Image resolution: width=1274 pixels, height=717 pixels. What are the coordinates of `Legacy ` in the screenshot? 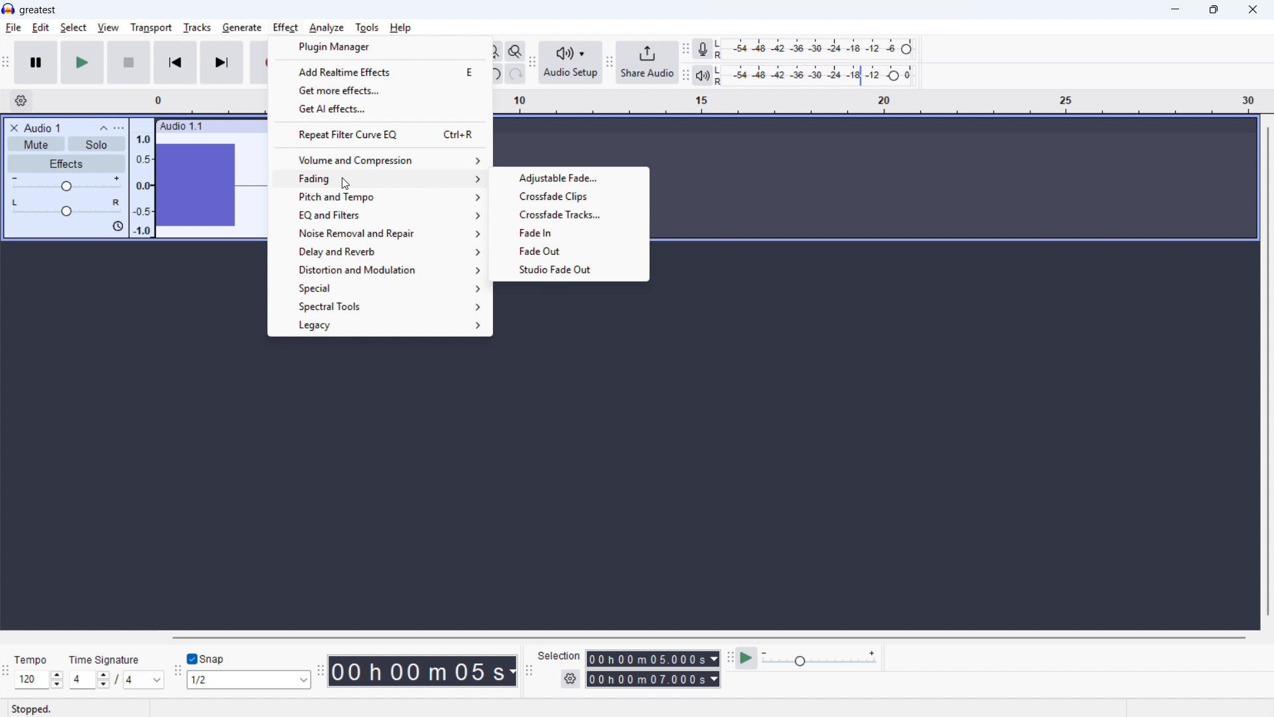 It's located at (380, 327).